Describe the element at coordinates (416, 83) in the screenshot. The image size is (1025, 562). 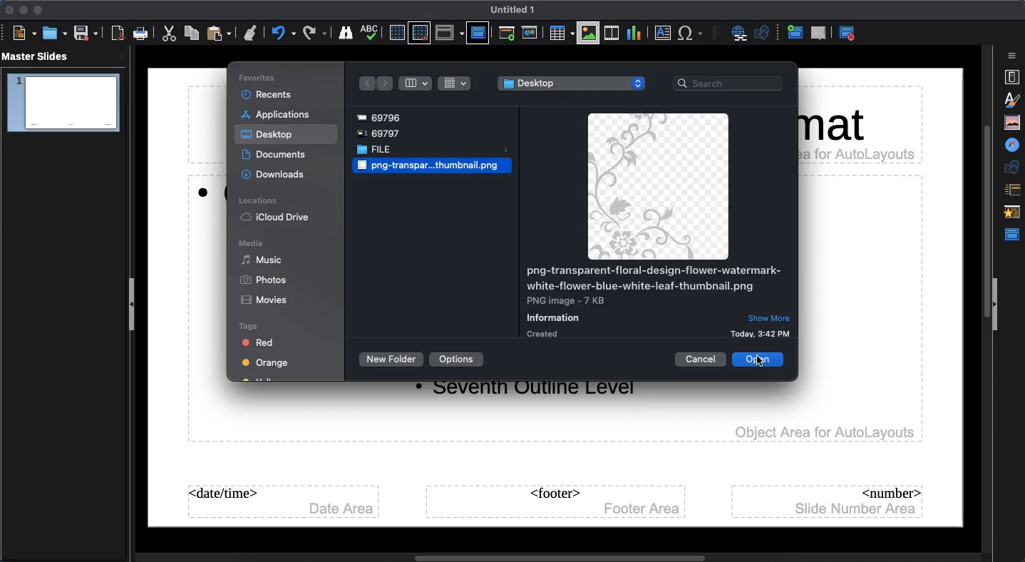
I see `Column` at that location.